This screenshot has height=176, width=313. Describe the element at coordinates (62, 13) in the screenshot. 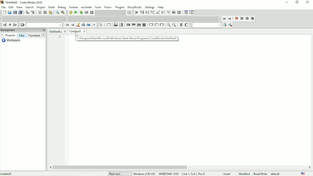

I see `Replace` at that location.